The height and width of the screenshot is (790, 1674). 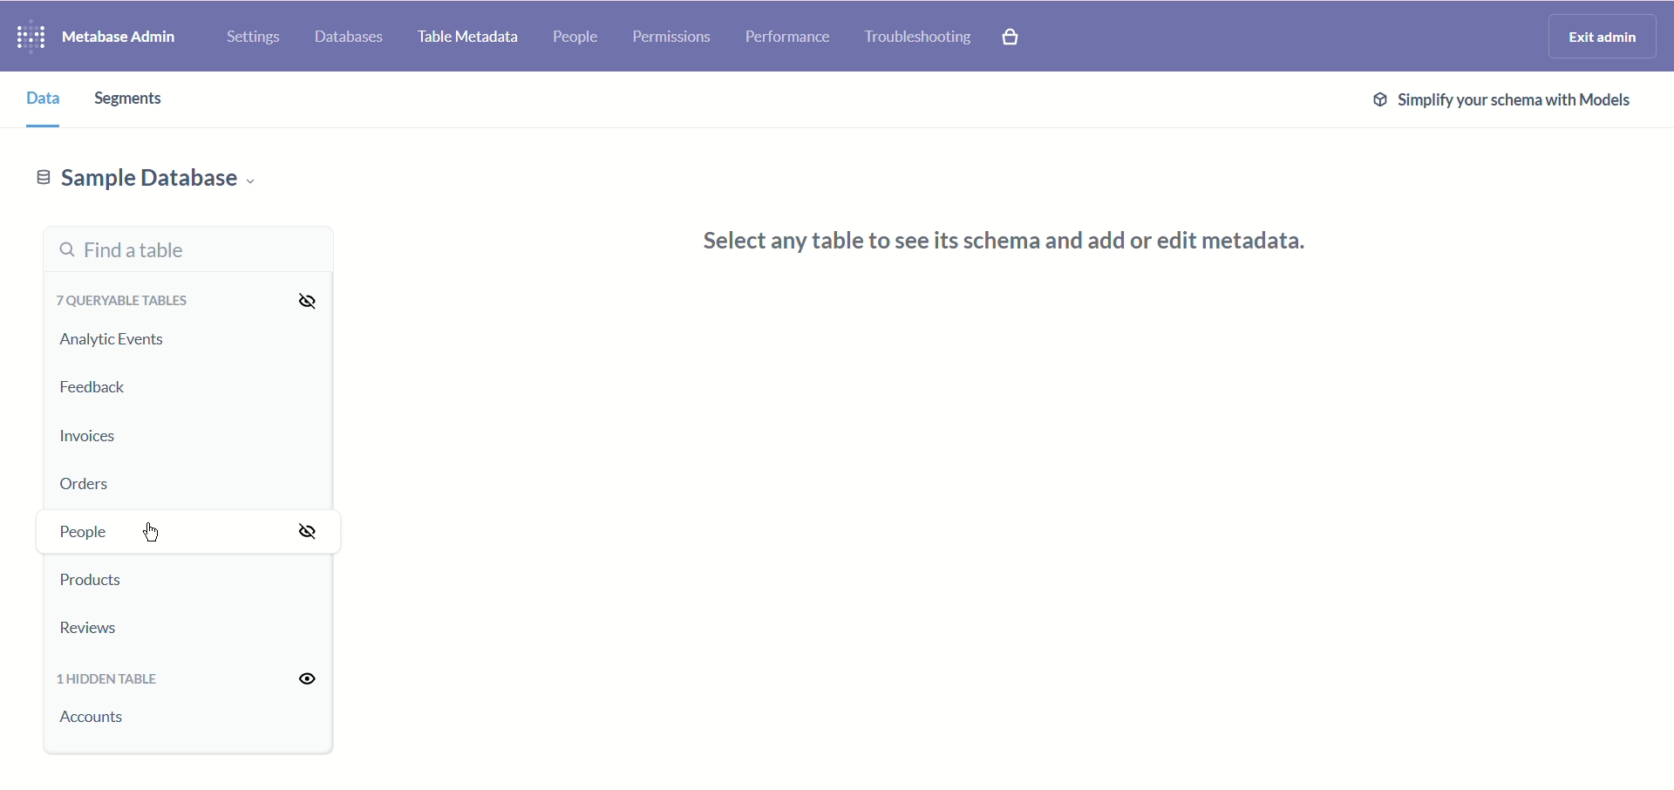 I want to click on Sample database, so click(x=146, y=177).